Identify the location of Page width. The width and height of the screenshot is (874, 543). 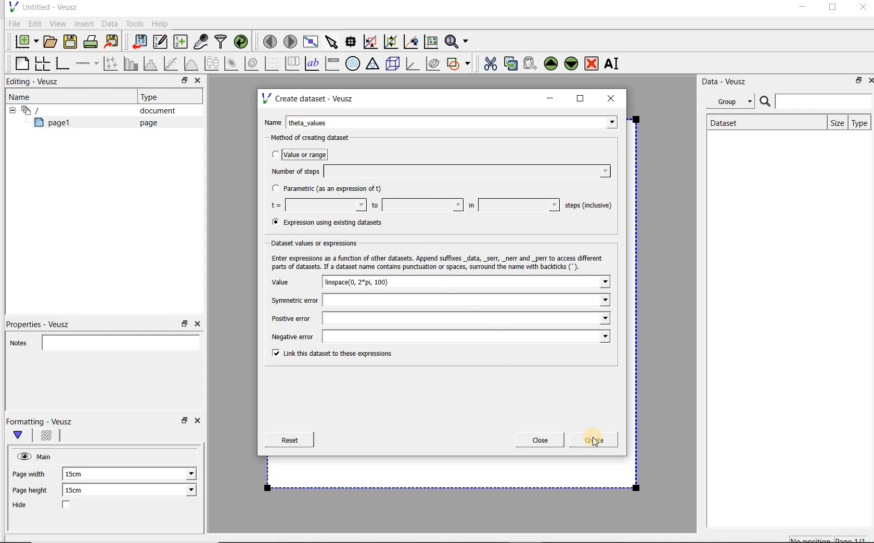
(29, 472).